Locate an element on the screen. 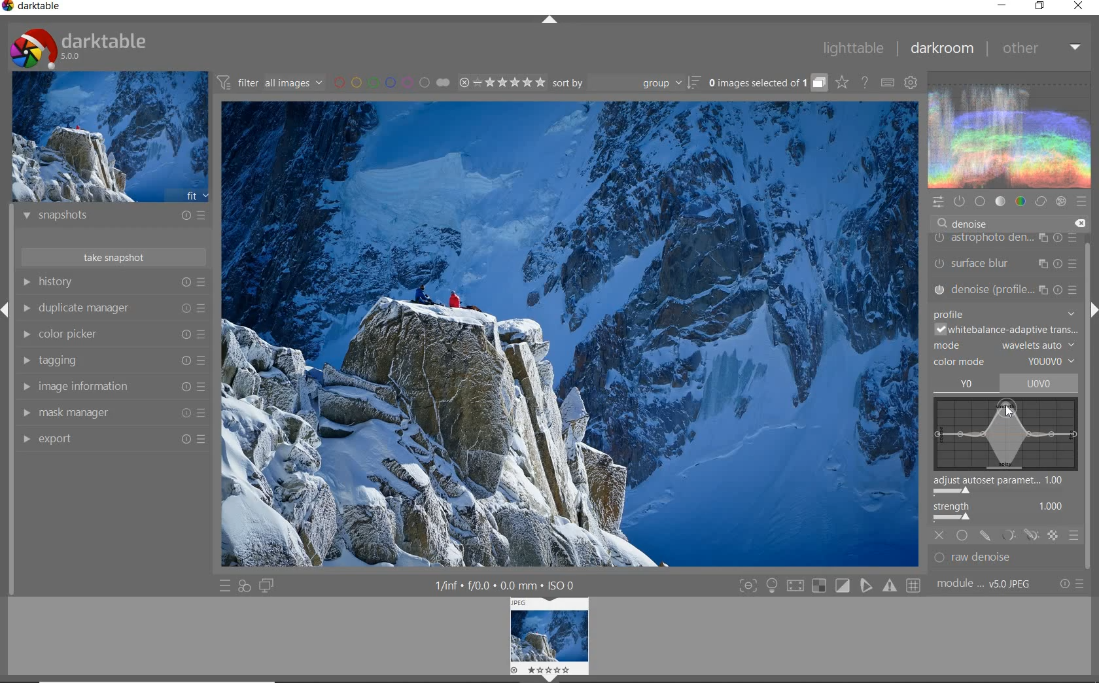 The height and width of the screenshot is (683, 1099). filter all images by module order is located at coordinates (271, 82).